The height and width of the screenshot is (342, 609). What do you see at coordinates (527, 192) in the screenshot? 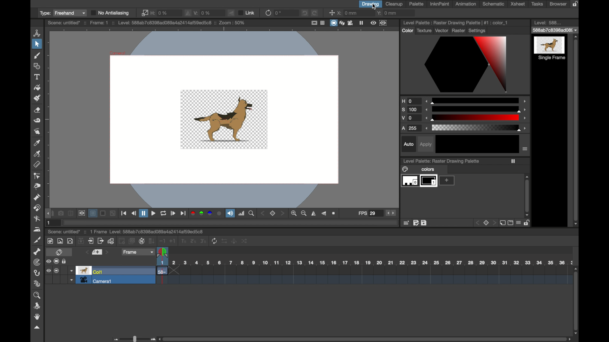
I see `scroll bar` at bounding box center [527, 192].